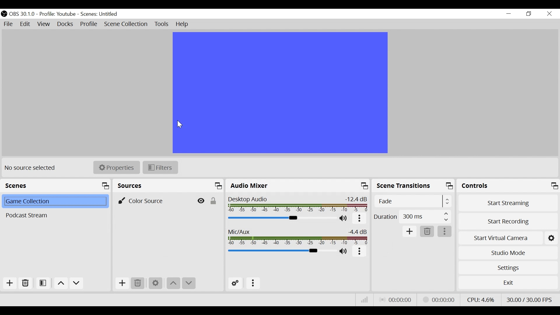 The image size is (560, 315). What do you see at coordinates (507, 254) in the screenshot?
I see `Studio Mode` at bounding box center [507, 254].